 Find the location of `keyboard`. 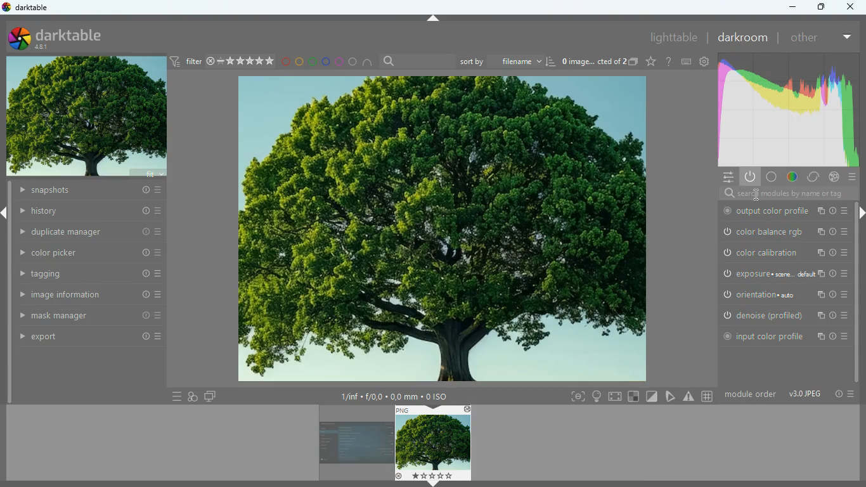

keyboard is located at coordinates (686, 62).